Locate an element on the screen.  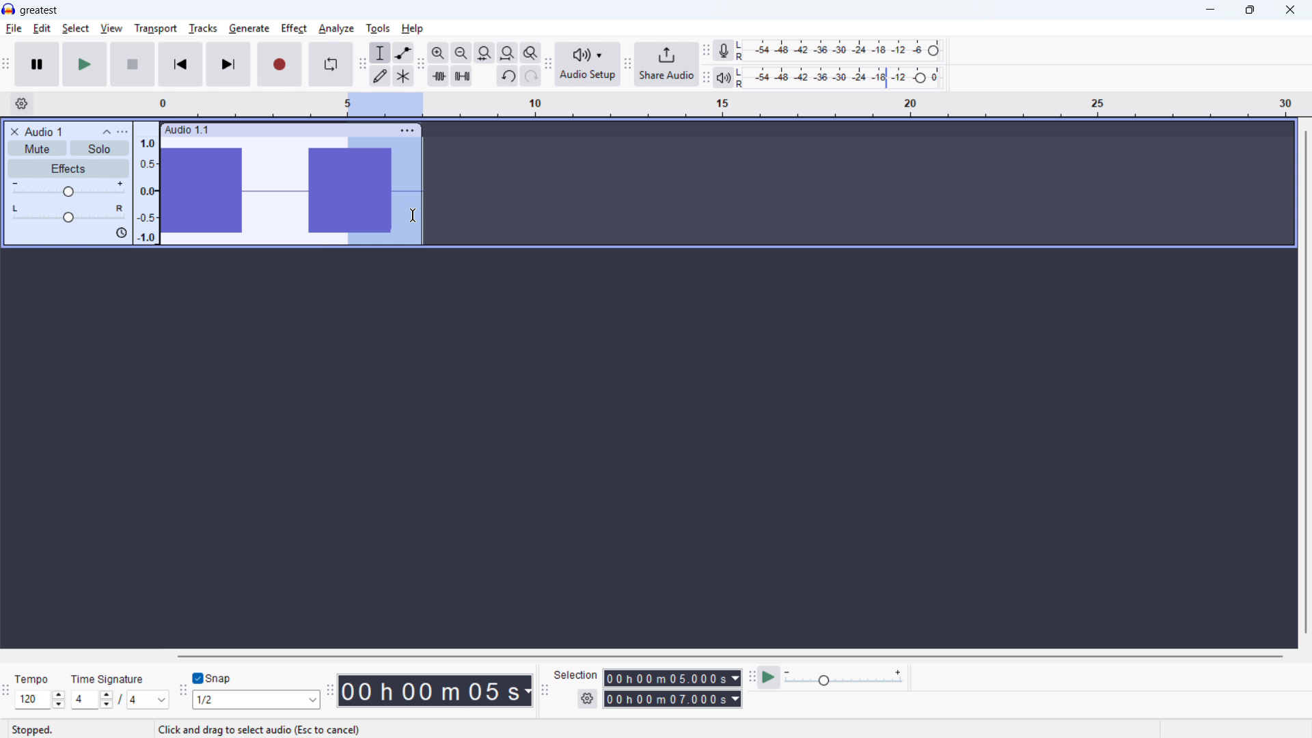
Selection settings  is located at coordinates (588, 698).